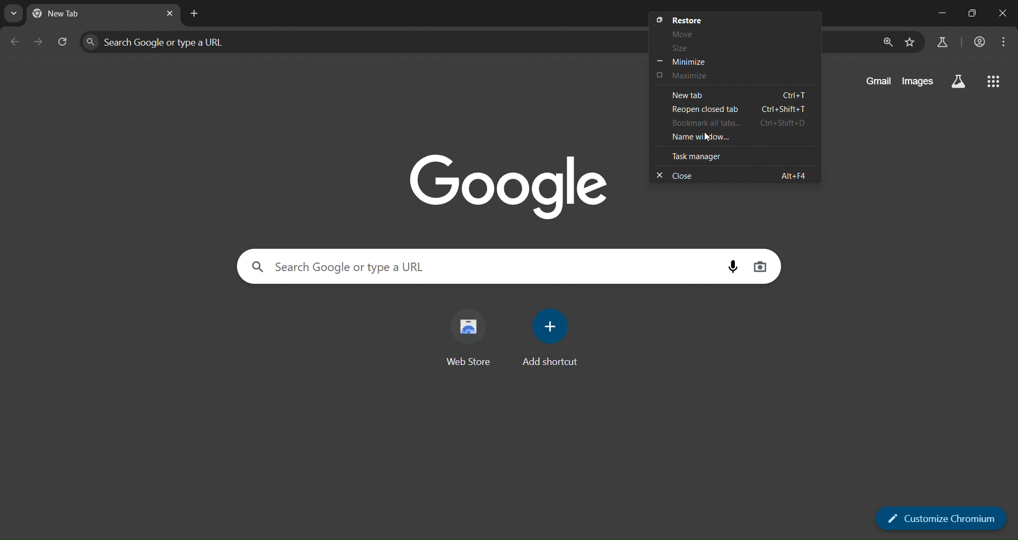  Describe the element at coordinates (686, 20) in the screenshot. I see `restore` at that location.